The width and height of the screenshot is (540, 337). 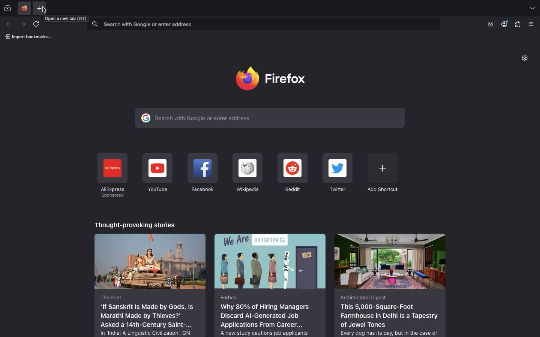 I want to click on Architectural Digest

This 5,000-Square-Foot
Farmhouse in Delhi Is a Tapestry
of Jewel Tones

Every dog has its day, but in the case of, so click(x=390, y=285).